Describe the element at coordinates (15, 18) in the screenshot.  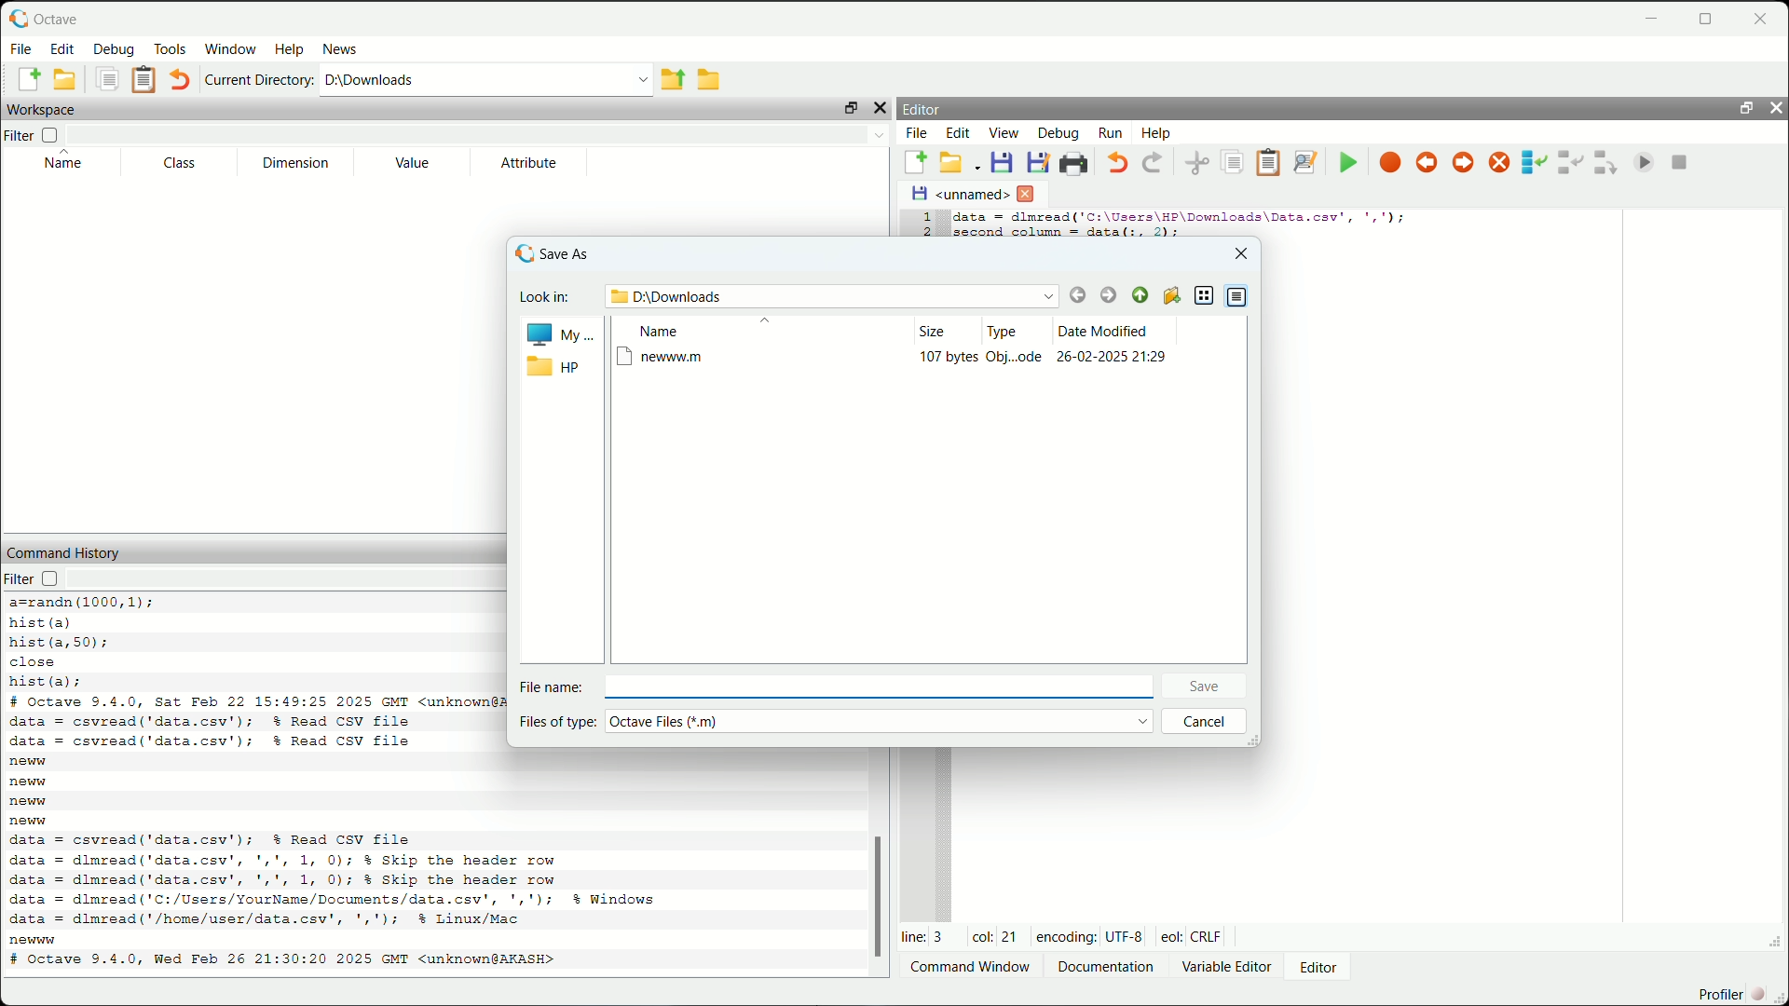
I see `logo` at that location.